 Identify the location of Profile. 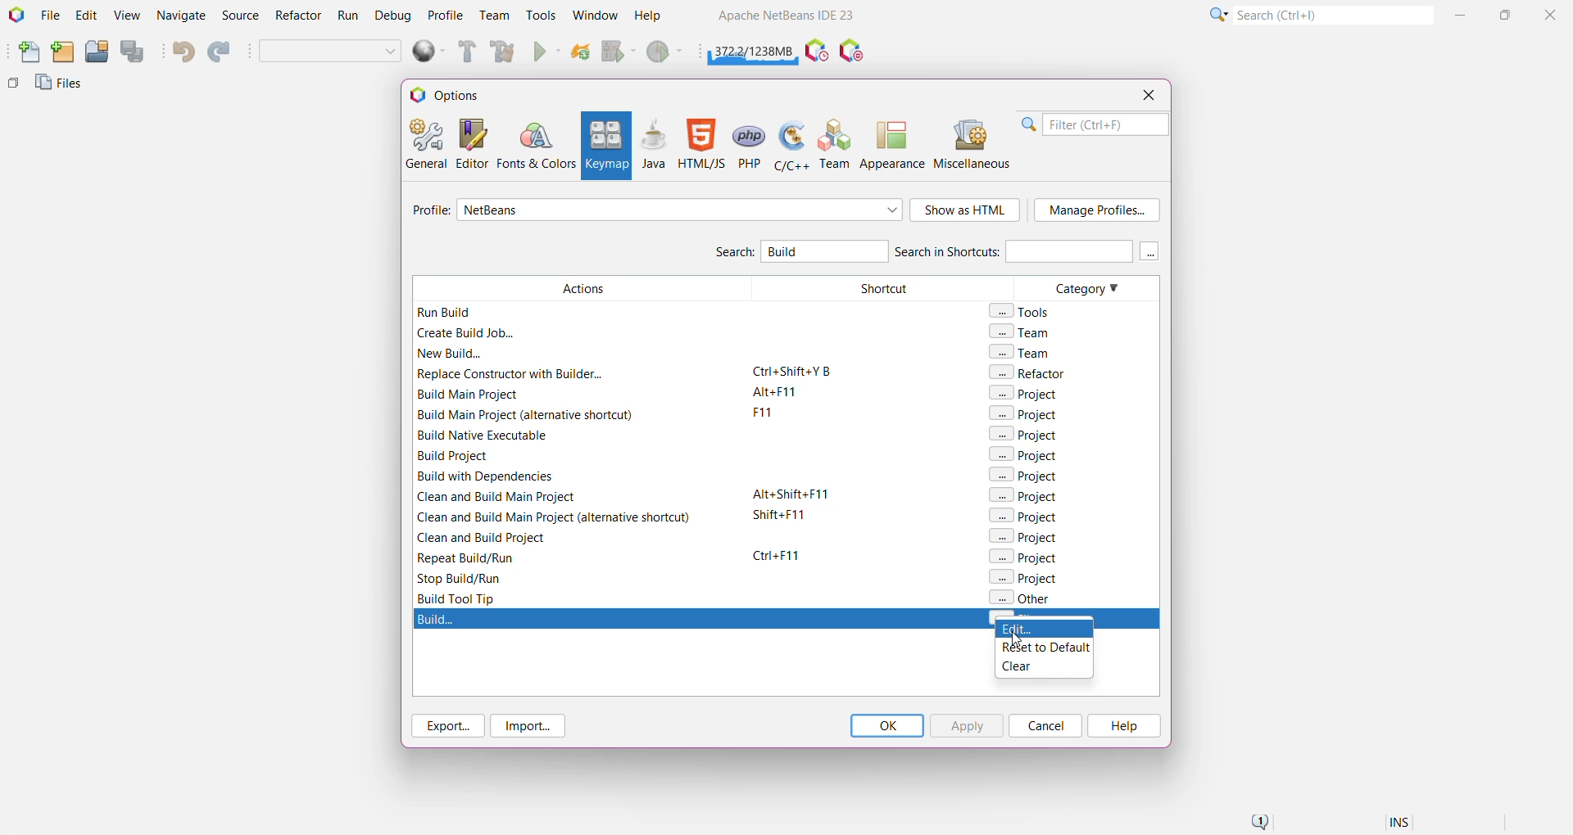
(446, 15).